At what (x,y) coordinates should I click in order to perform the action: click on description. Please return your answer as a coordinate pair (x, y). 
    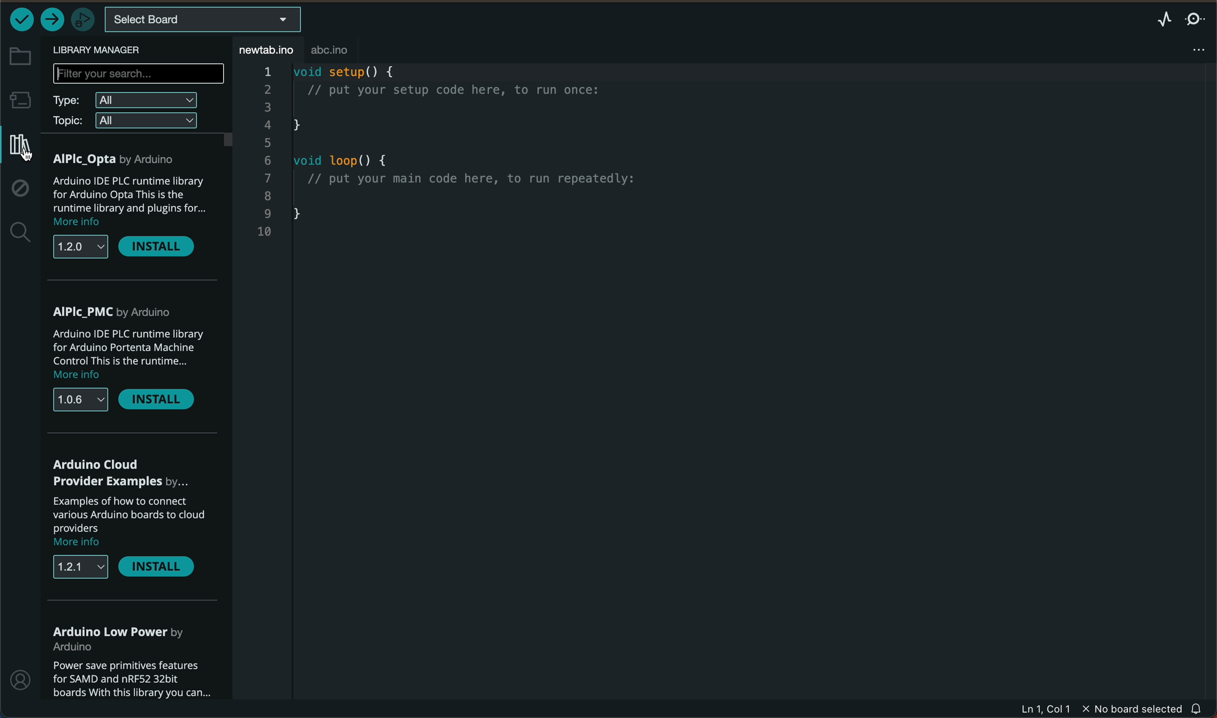
    Looking at the image, I should click on (132, 355).